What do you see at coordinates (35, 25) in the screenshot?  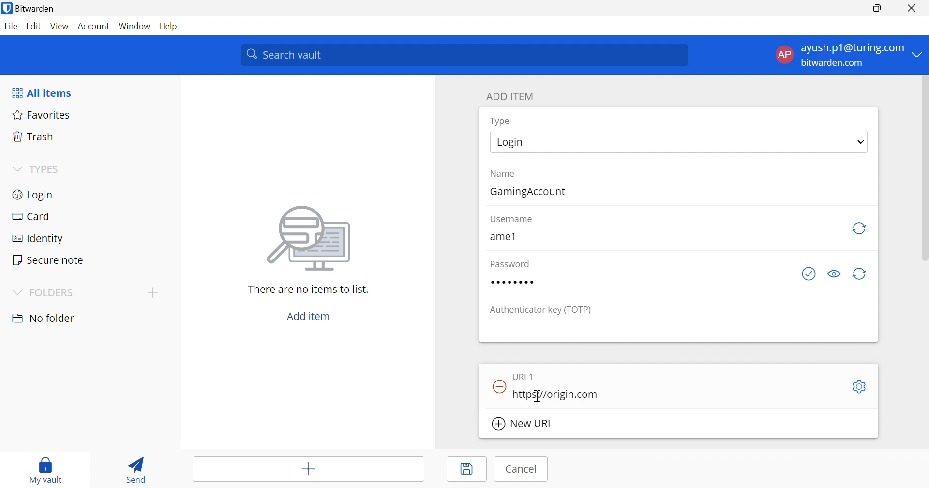 I see `Edit` at bounding box center [35, 25].